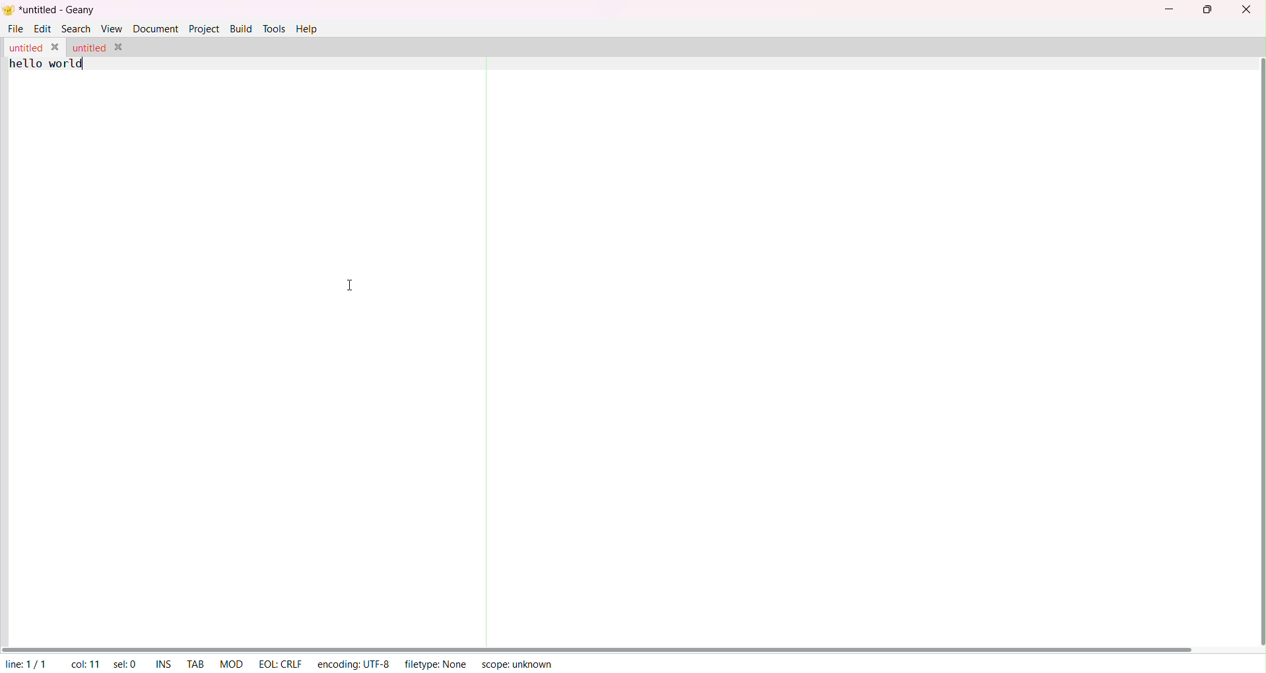  I want to click on project, so click(204, 29).